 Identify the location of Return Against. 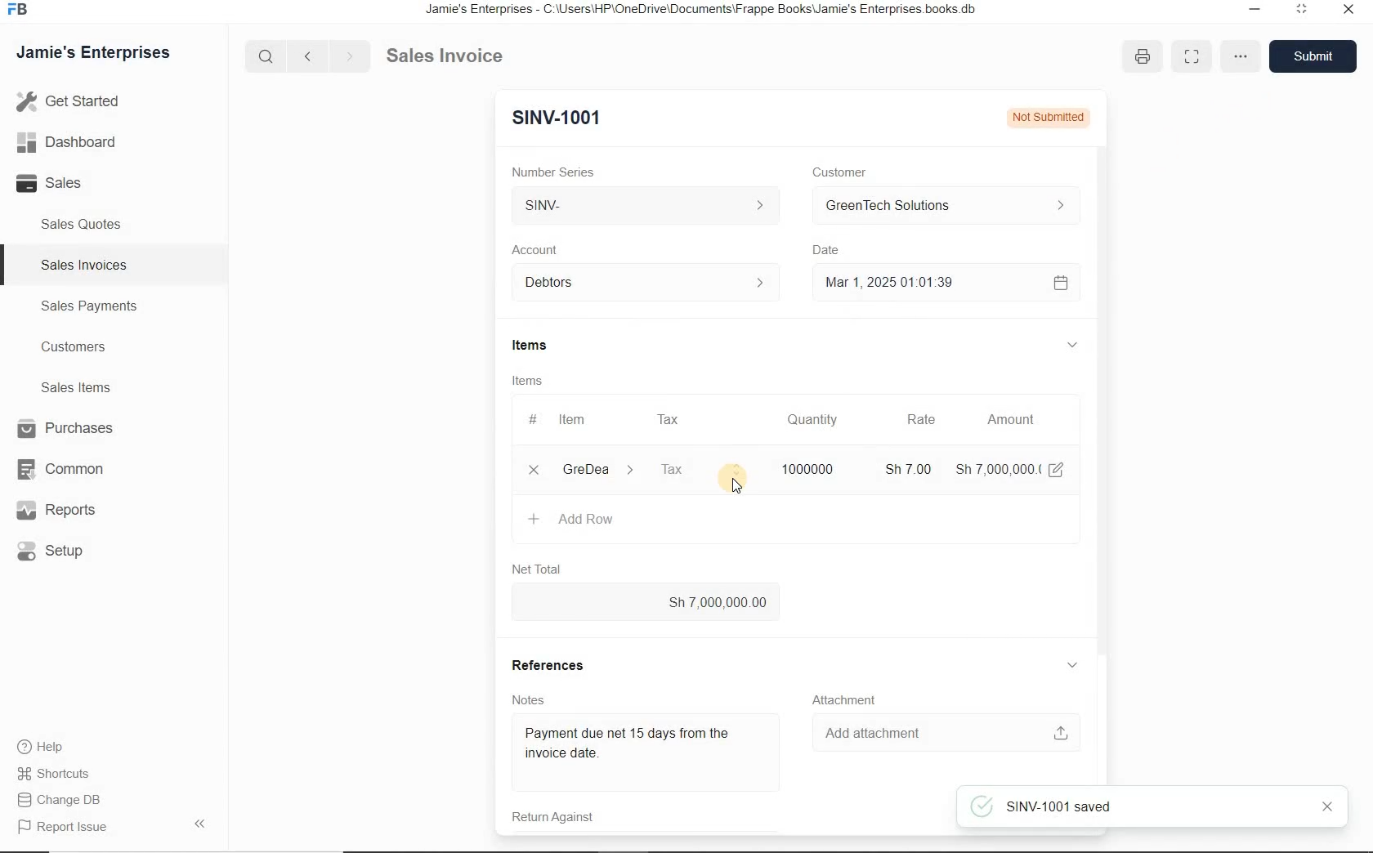
(549, 820).